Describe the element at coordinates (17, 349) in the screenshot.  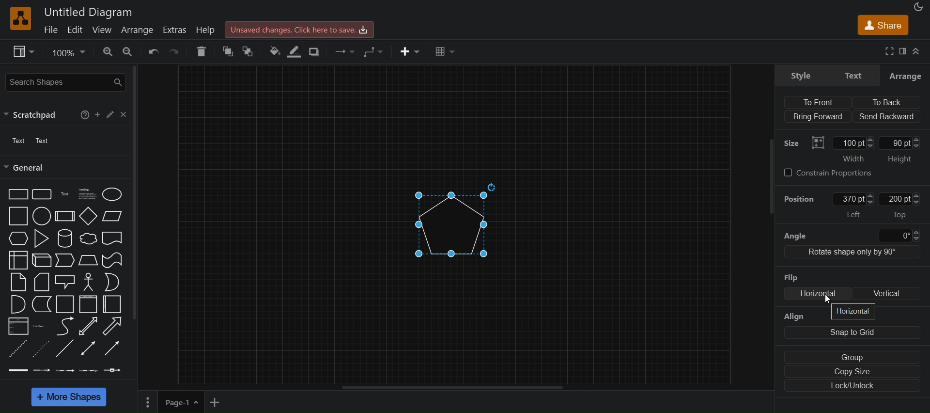
I see `Dashed line` at that location.